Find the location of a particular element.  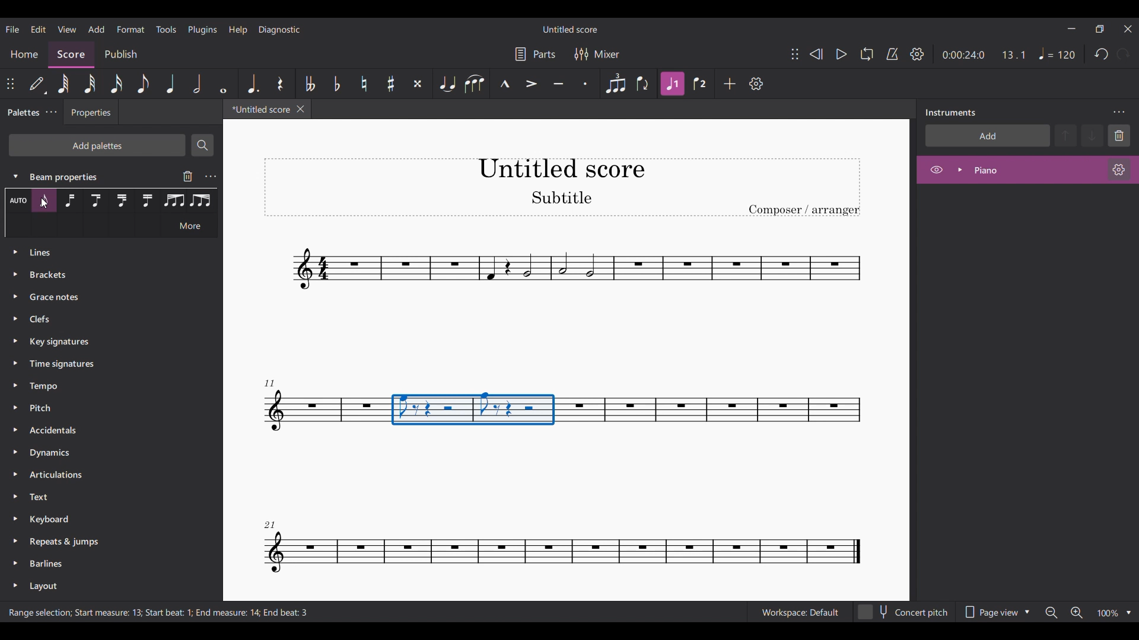

Lines is located at coordinates (106, 201).